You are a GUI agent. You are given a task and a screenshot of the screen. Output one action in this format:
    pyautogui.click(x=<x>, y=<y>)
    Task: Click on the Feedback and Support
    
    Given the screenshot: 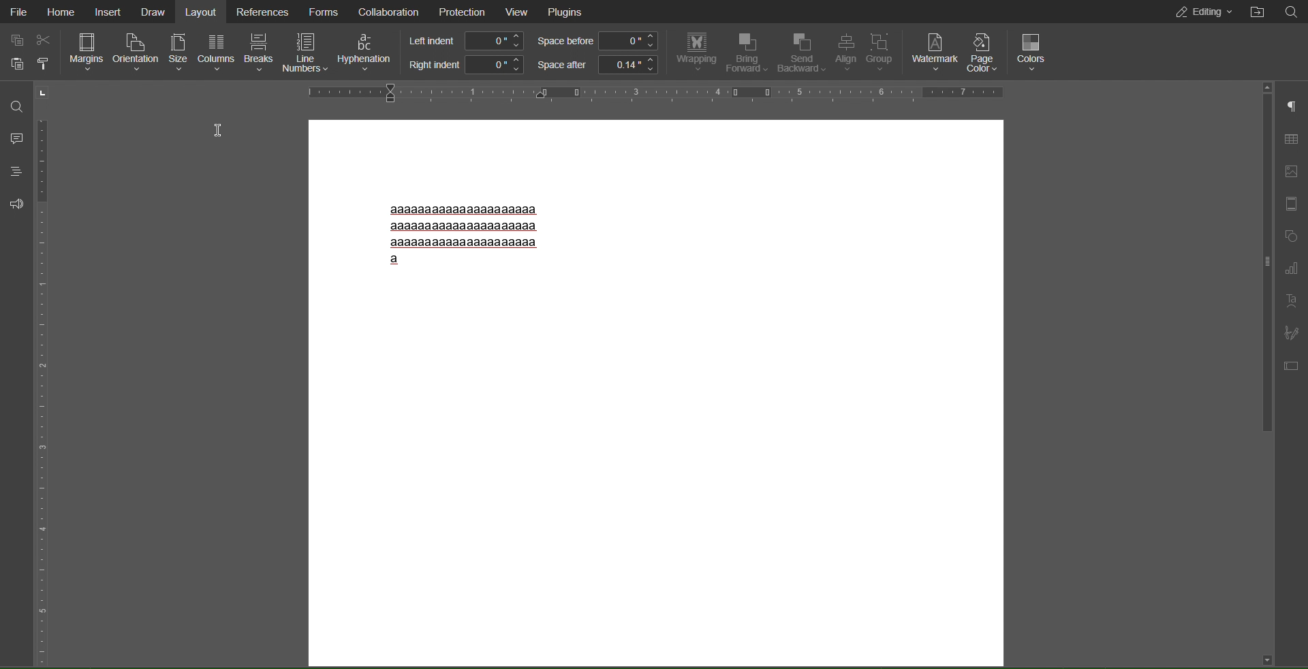 What is the action you would take?
    pyautogui.click(x=14, y=203)
    